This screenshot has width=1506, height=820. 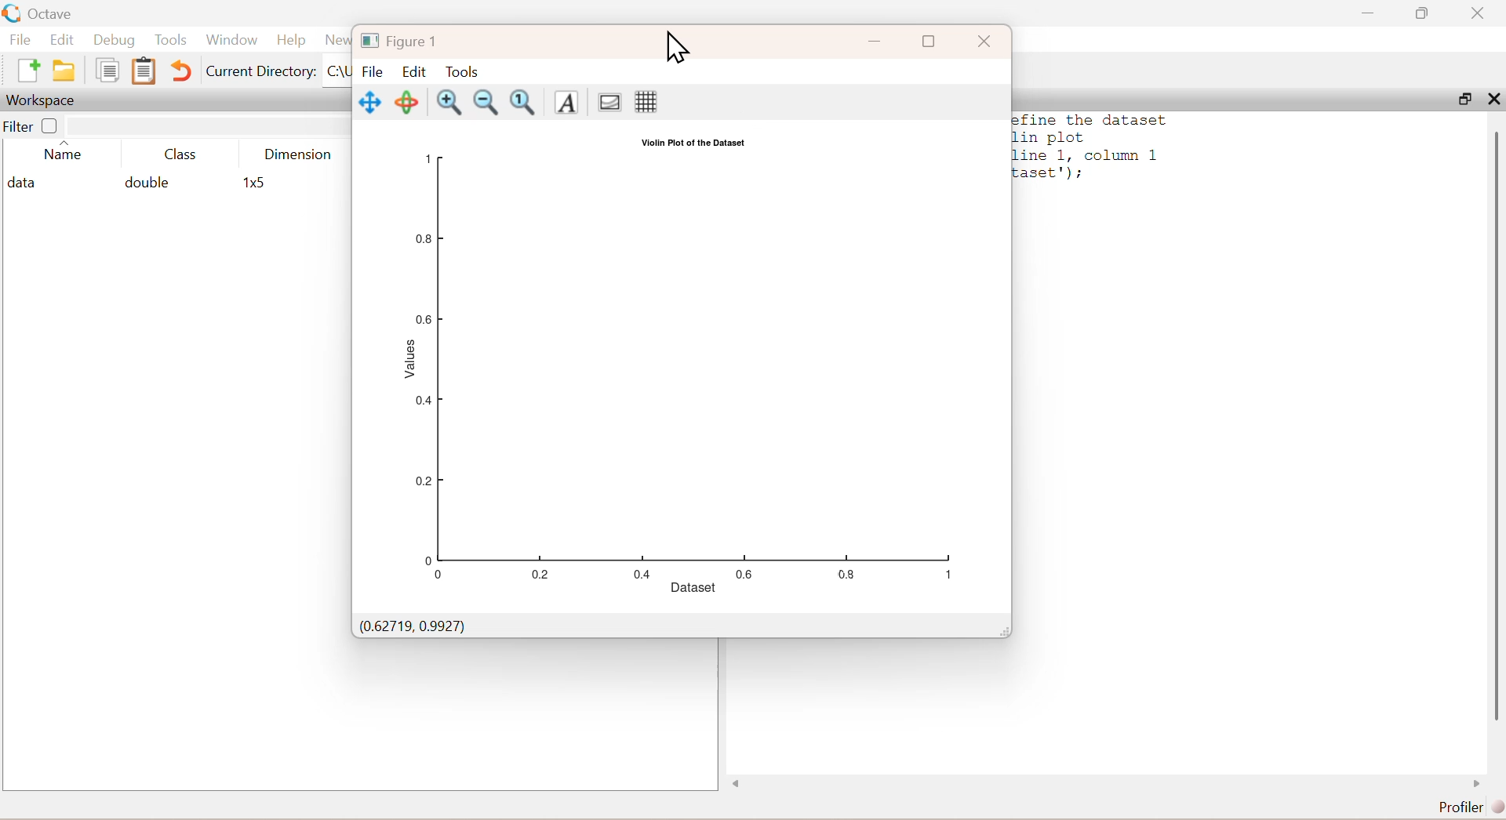 I want to click on open in separate window, so click(x=1466, y=99).